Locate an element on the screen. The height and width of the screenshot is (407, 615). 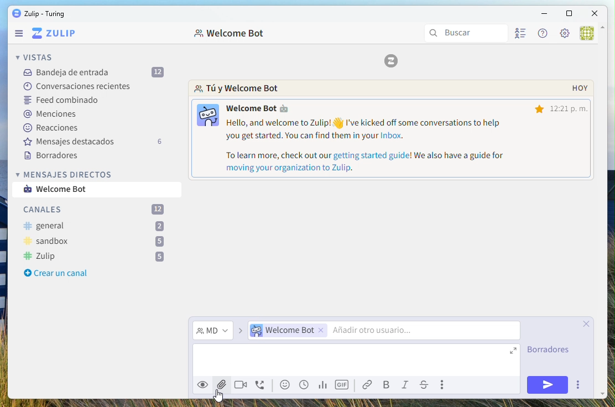
Settings is located at coordinates (564, 34).